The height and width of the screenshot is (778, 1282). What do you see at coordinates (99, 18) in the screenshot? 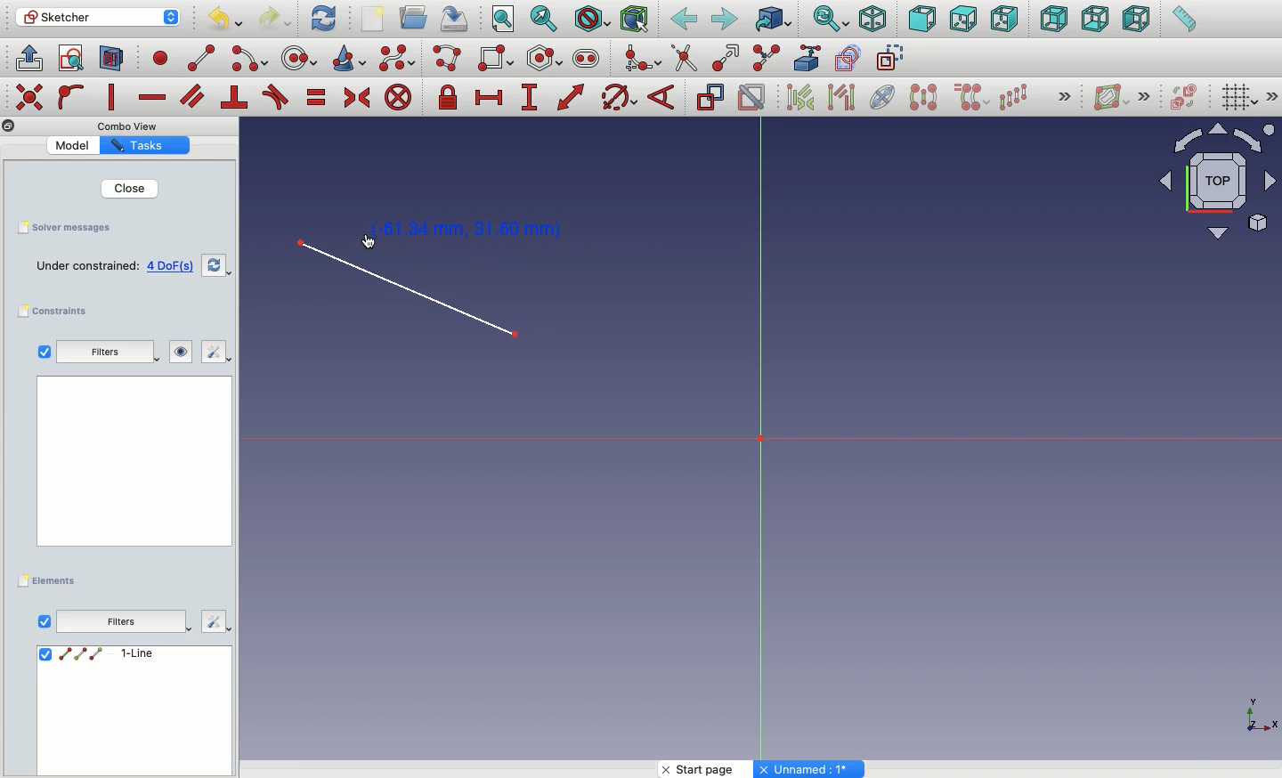
I see `Sketcher` at bounding box center [99, 18].